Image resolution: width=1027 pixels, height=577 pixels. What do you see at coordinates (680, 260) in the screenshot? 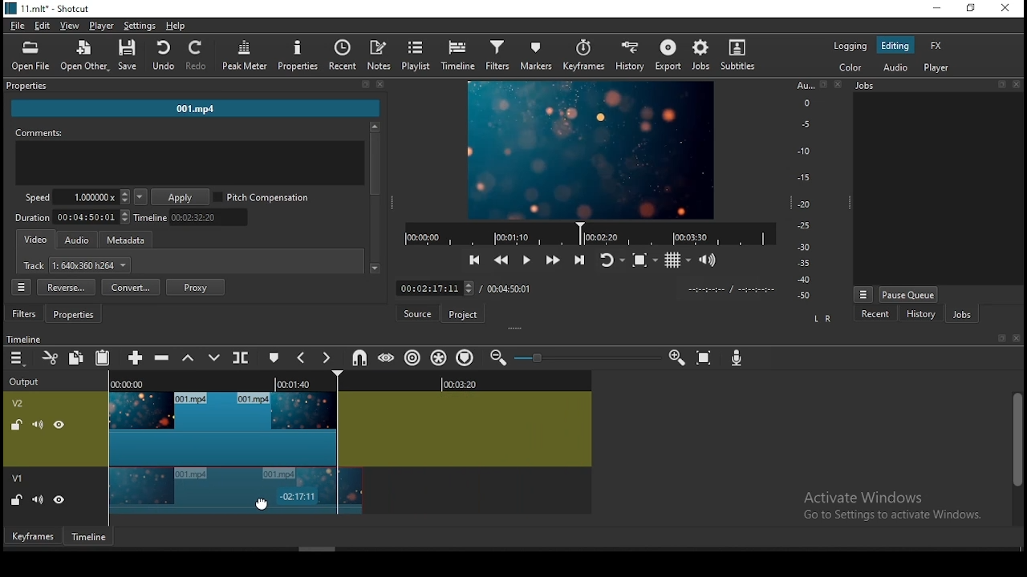
I see `toggle grid display on the player` at bounding box center [680, 260].